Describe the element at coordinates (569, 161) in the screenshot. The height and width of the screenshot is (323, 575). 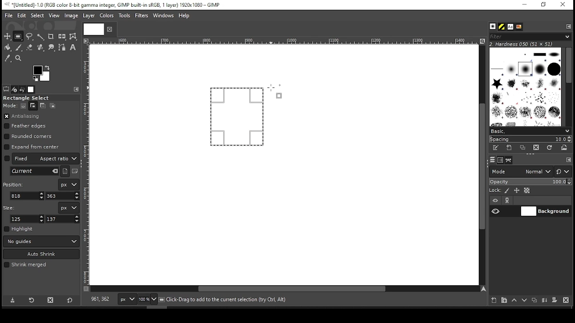
I see `configure this tab` at that location.